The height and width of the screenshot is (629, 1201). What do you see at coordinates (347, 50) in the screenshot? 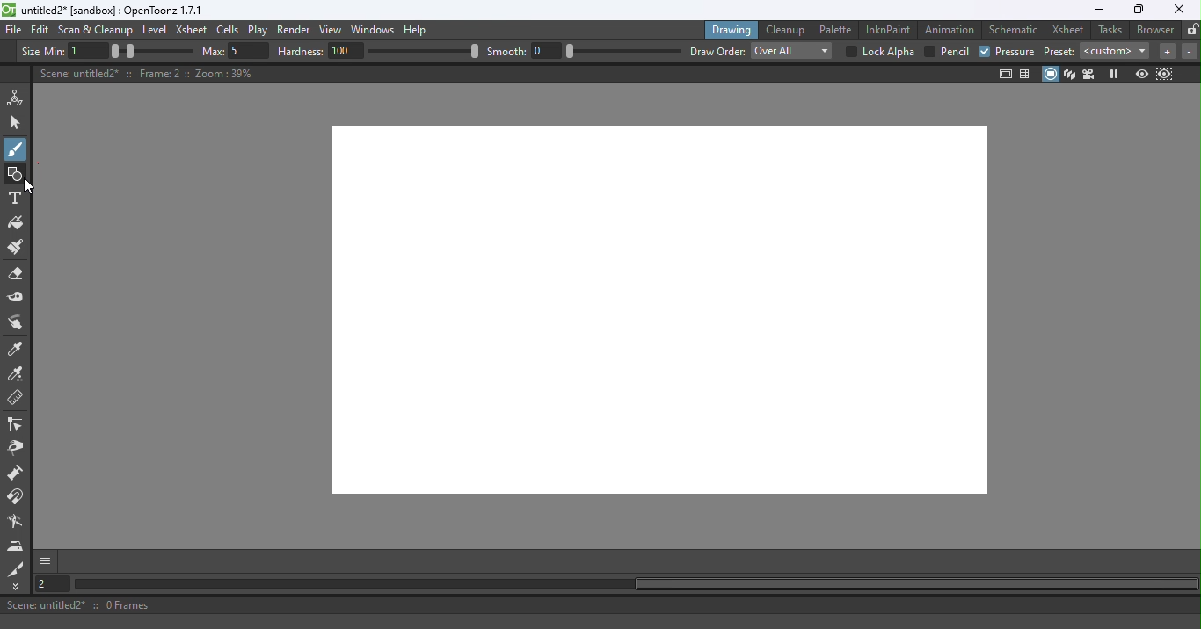
I see `100` at bounding box center [347, 50].